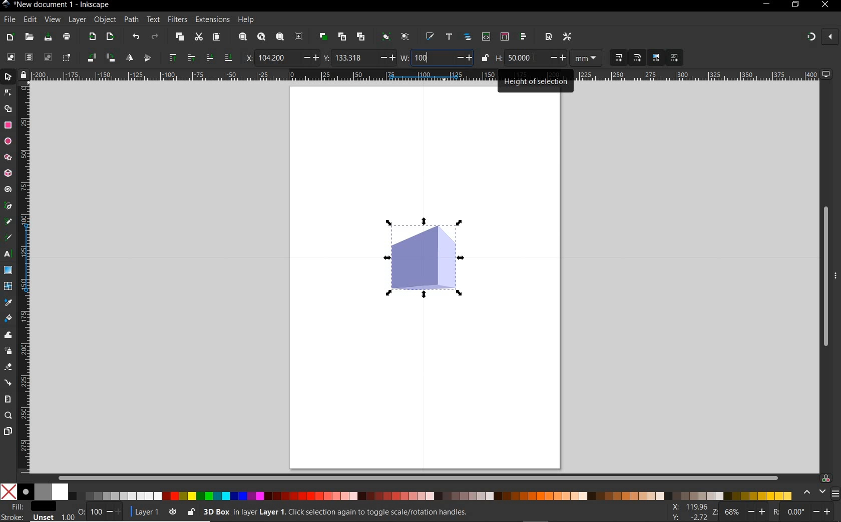  I want to click on gradient tool, so click(8, 270).